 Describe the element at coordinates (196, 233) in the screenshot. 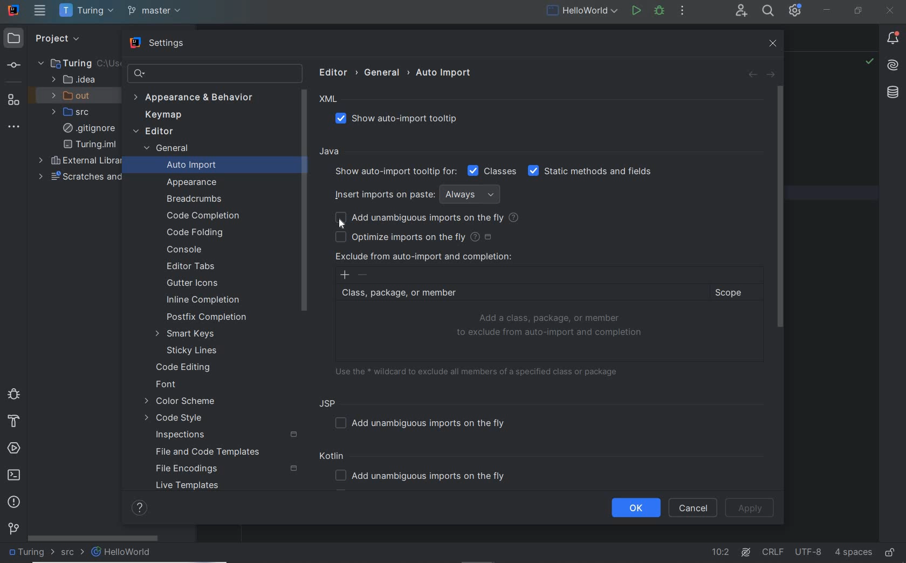

I see `CODE FOLDING` at that location.